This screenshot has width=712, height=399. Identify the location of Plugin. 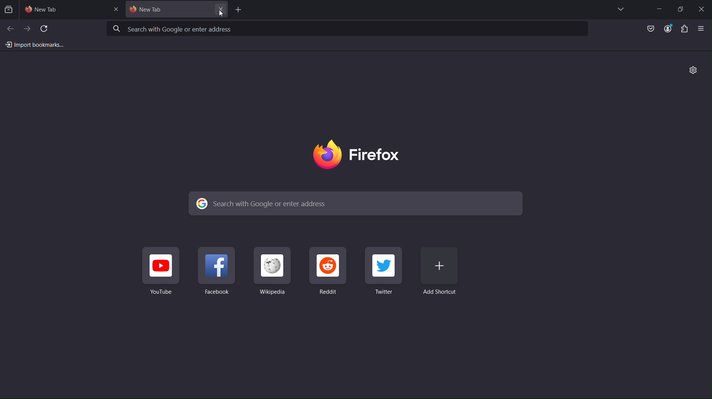
(685, 29).